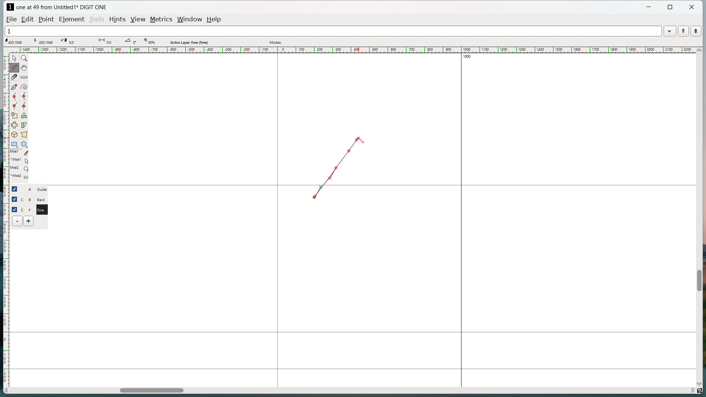 The height and width of the screenshot is (397, 706). What do you see at coordinates (14, 199) in the screenshot?
I see `checkbox` at bounding box center [14, 199].